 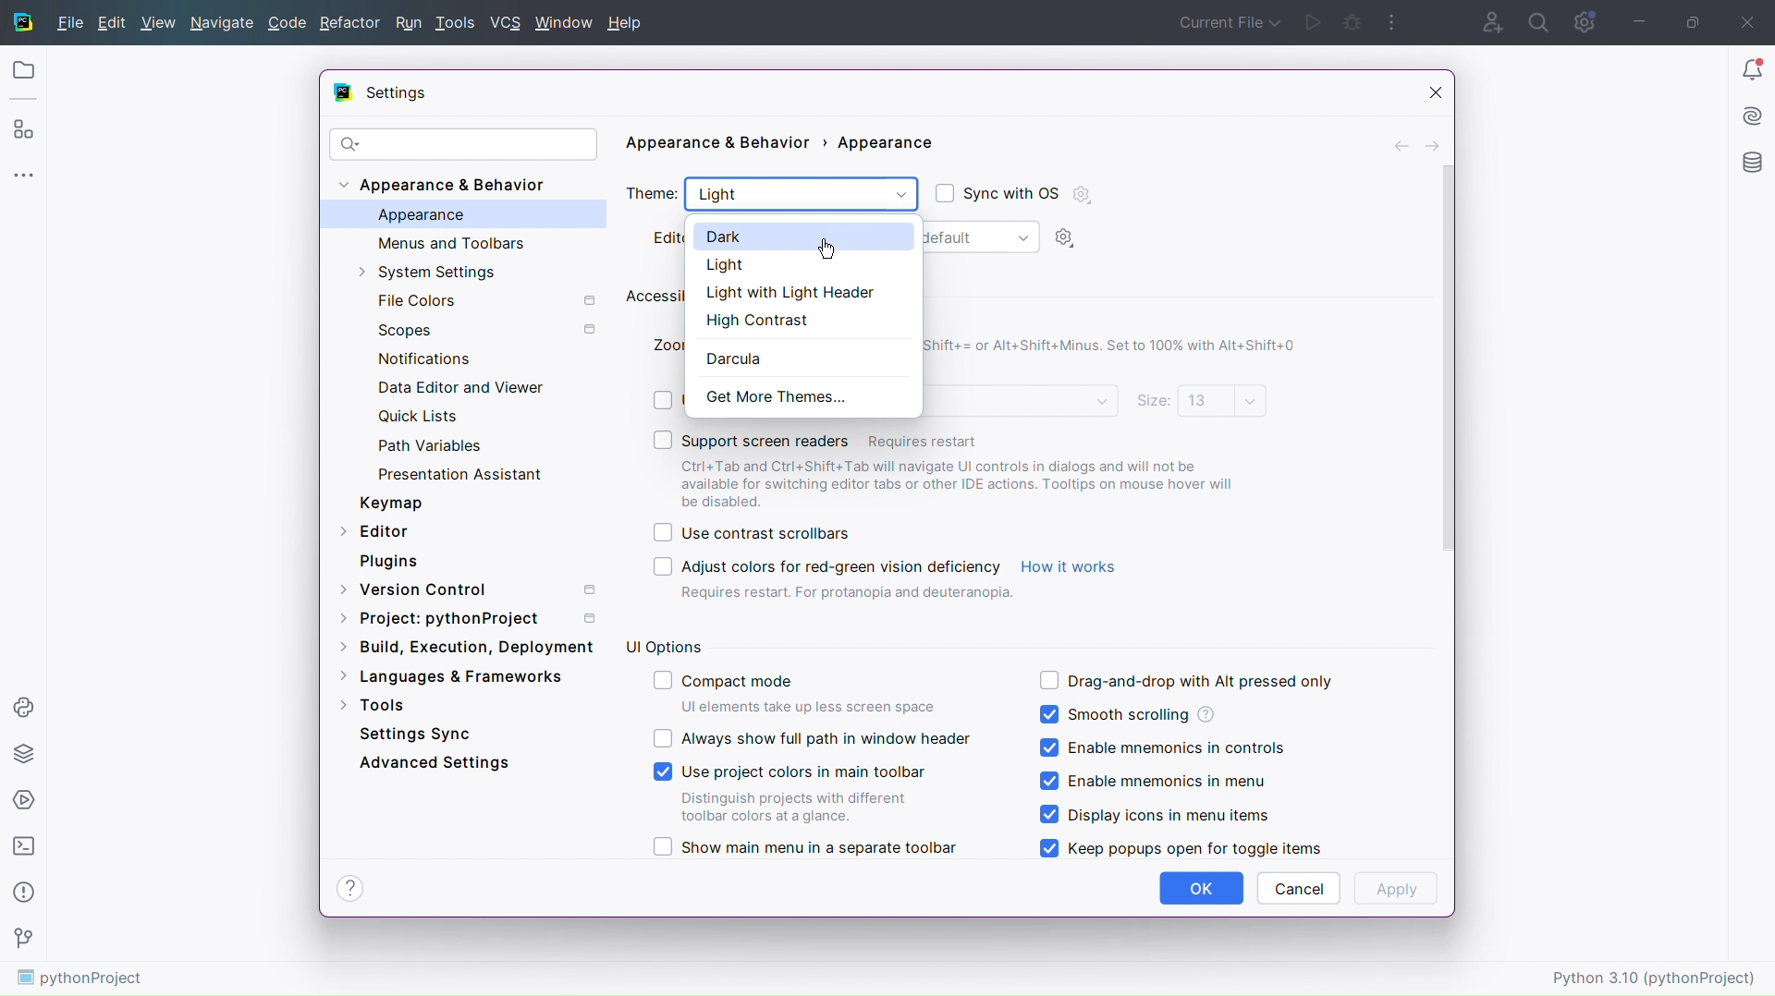 I want to click on Build, Execution, Deployment, so click(x=466, y=645).